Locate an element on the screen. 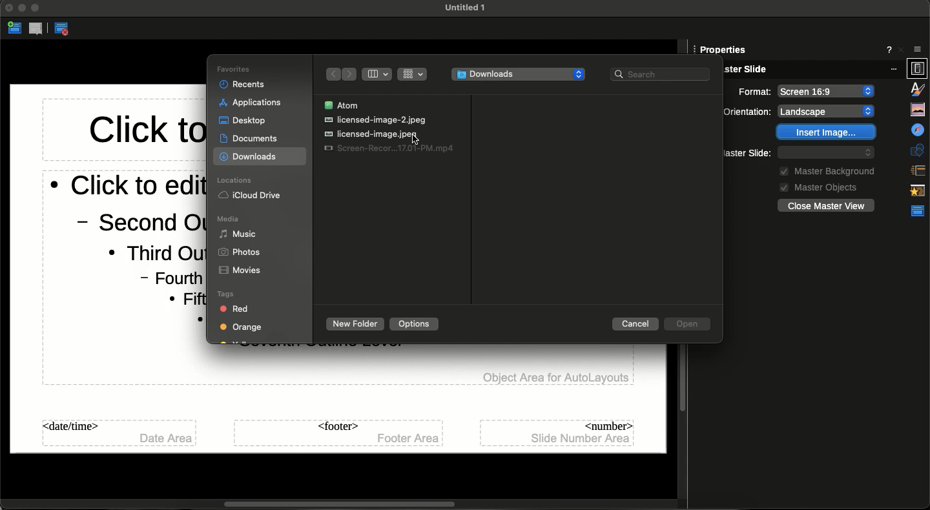 This screenshot has height=510, width=930. Documents is located at coordinates (253, 138).